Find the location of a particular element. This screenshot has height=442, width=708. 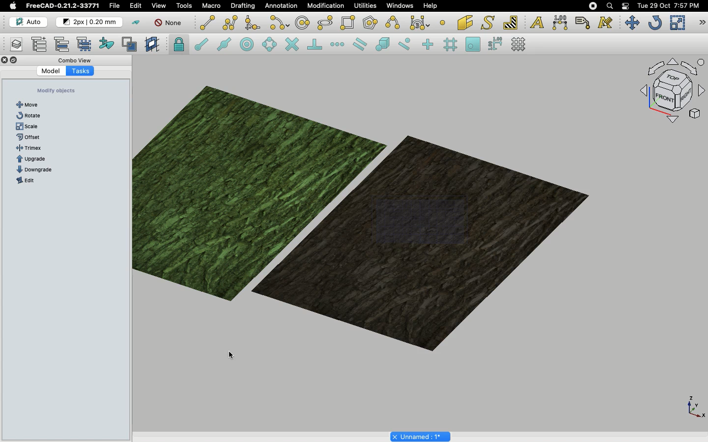

Text is located at coordinates (537, 23).